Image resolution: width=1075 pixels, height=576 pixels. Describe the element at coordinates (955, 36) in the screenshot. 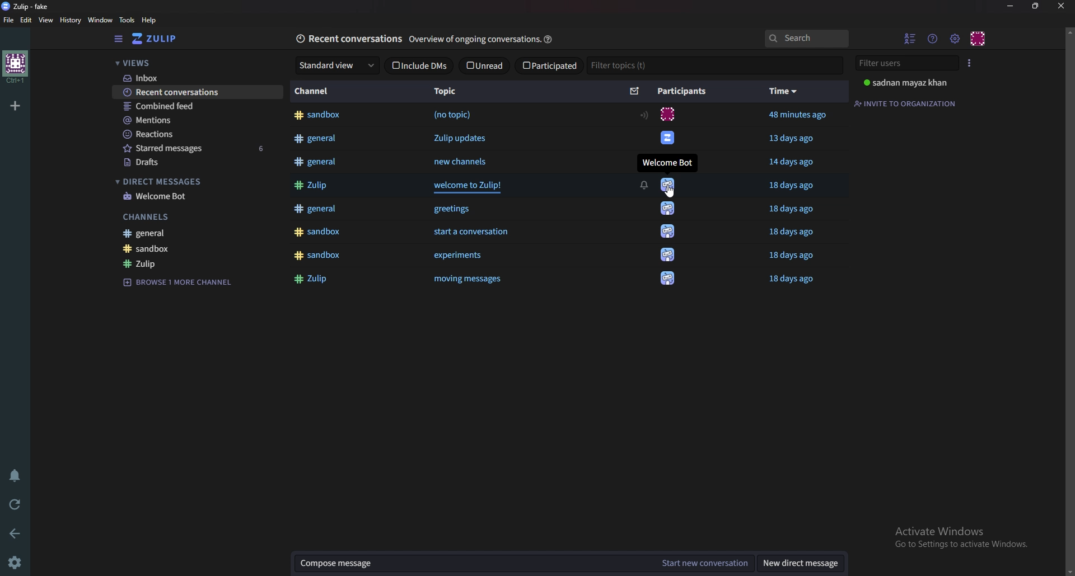

I see `main menu` at that location.